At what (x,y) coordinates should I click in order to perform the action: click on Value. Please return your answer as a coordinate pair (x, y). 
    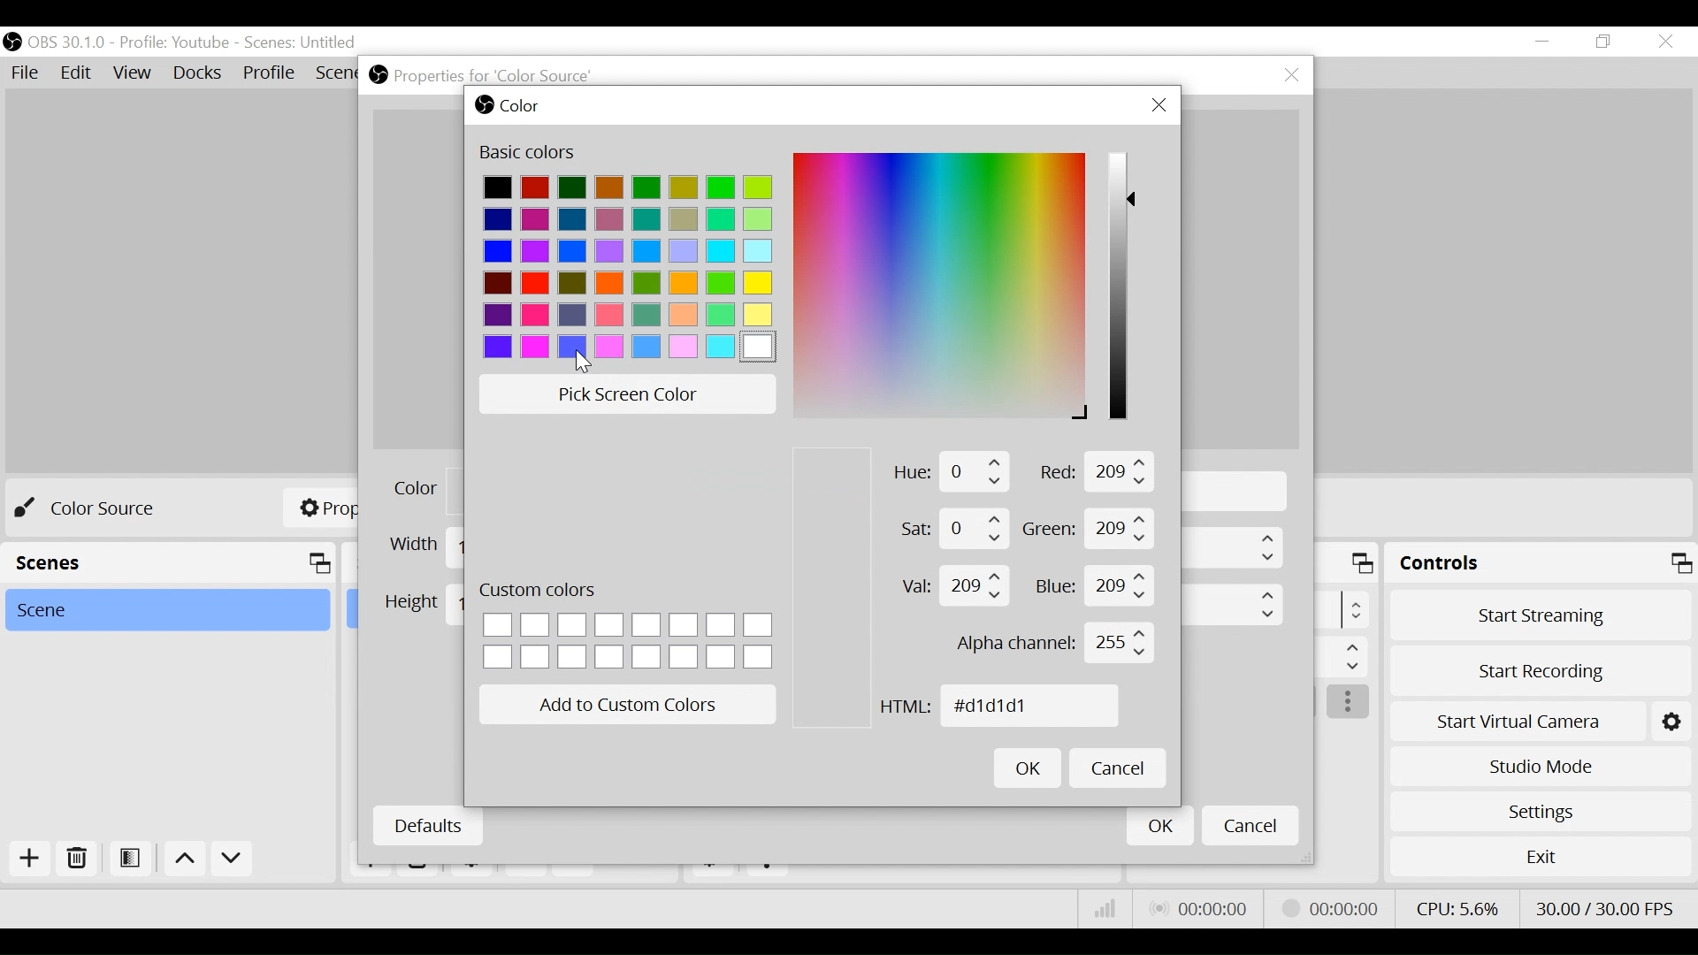
    Looking at the image, I should click on (956, 585).